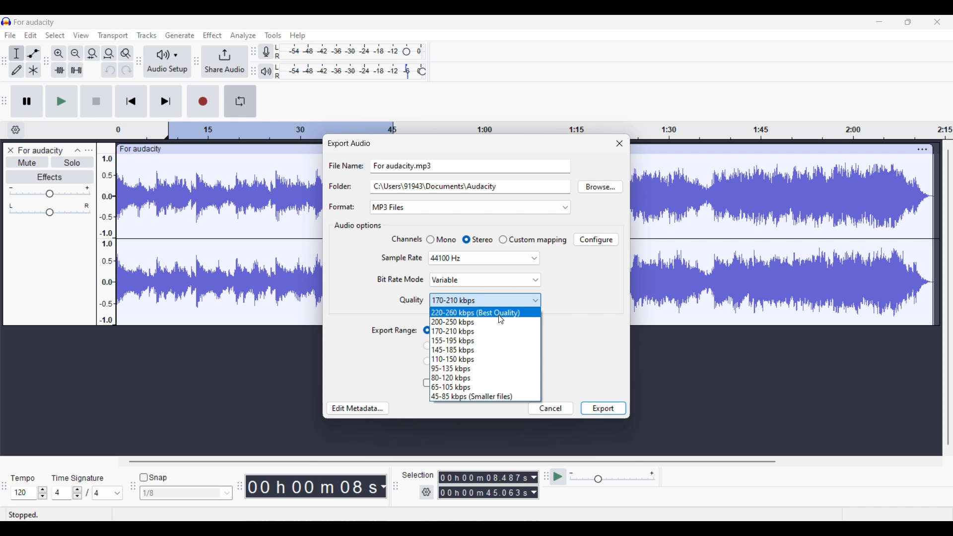  What do you see at coordinates (502, 320) in the screenshot?
I see `Cursor` at bounding box center [502, 320].